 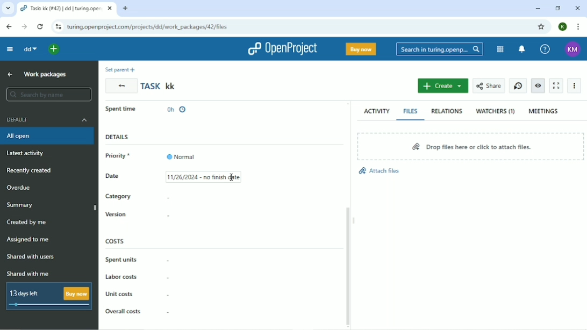 I want to click on Customize and control google chrome, so click(x=577, y=27).